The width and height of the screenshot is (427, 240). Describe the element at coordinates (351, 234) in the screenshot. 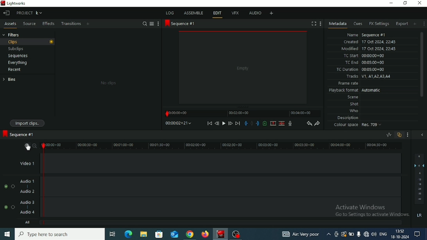

I see `Charging, plugged in` at that location.